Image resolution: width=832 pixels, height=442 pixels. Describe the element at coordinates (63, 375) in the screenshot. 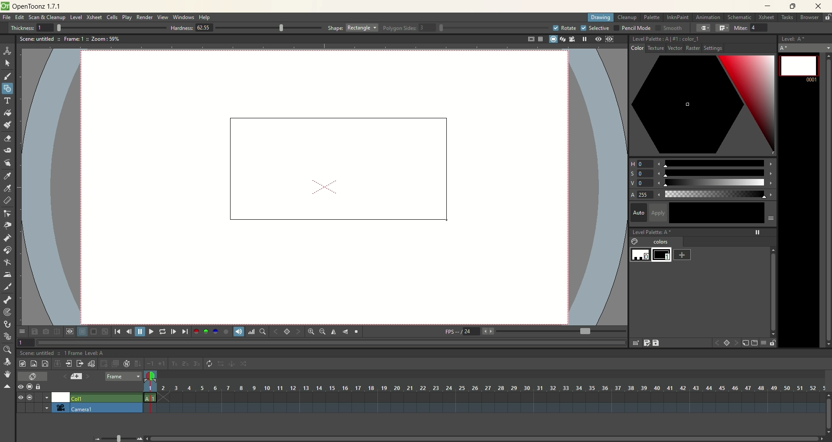

I see `previous memo` at that location.